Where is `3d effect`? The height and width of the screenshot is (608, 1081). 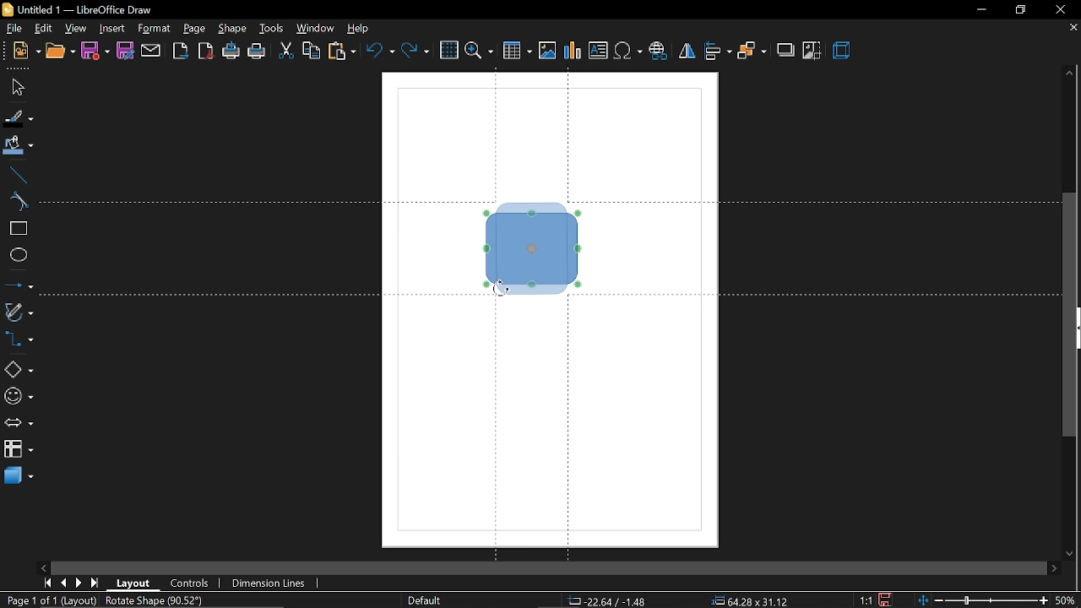 3d effect is located at coordinates (845, 51).